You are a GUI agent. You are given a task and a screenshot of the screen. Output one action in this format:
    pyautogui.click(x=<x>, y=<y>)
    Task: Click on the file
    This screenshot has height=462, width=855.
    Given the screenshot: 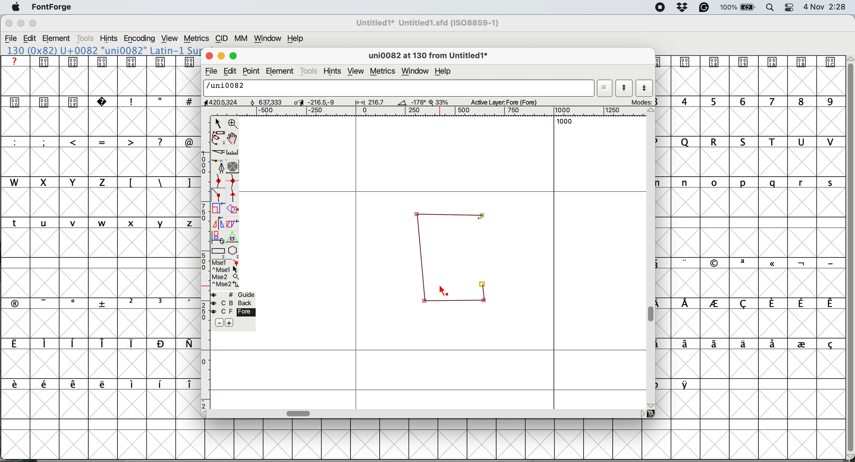 What is the action you would take?
    pyautogui.click(x=210, y=71)
    